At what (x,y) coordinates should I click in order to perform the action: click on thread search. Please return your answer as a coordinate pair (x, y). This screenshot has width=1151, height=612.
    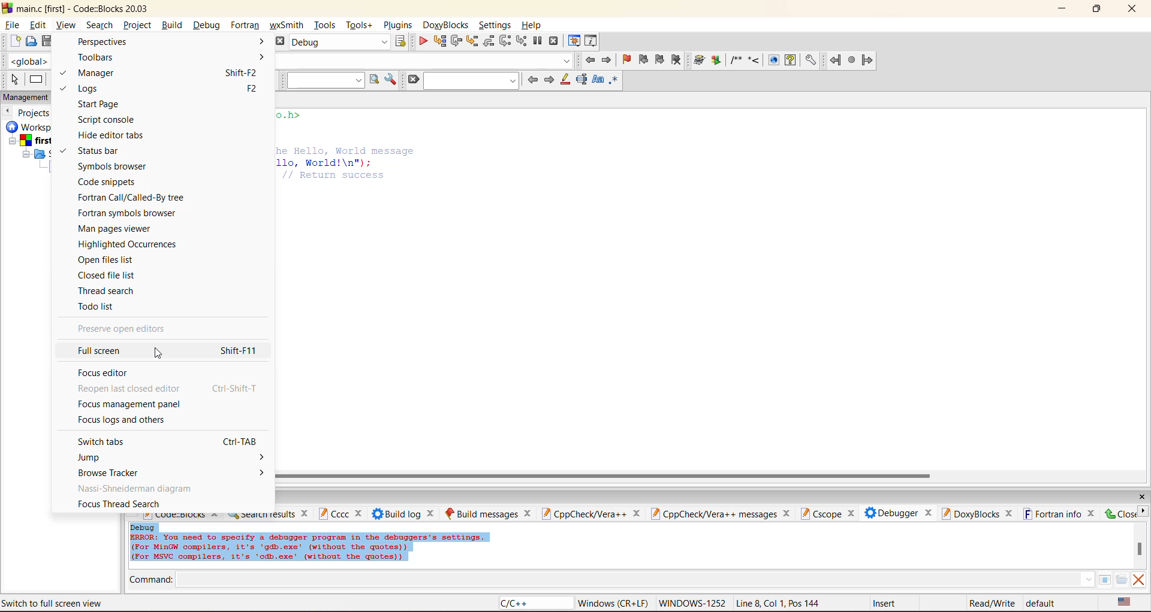
    Looking at the image, I should click on (113, 292).